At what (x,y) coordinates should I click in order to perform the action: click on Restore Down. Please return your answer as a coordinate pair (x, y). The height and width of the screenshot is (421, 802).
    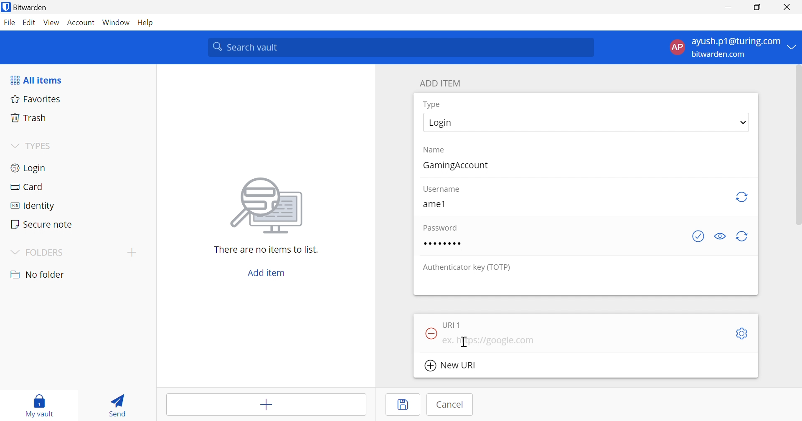
    Looking at the image, I should click on (758, 8).